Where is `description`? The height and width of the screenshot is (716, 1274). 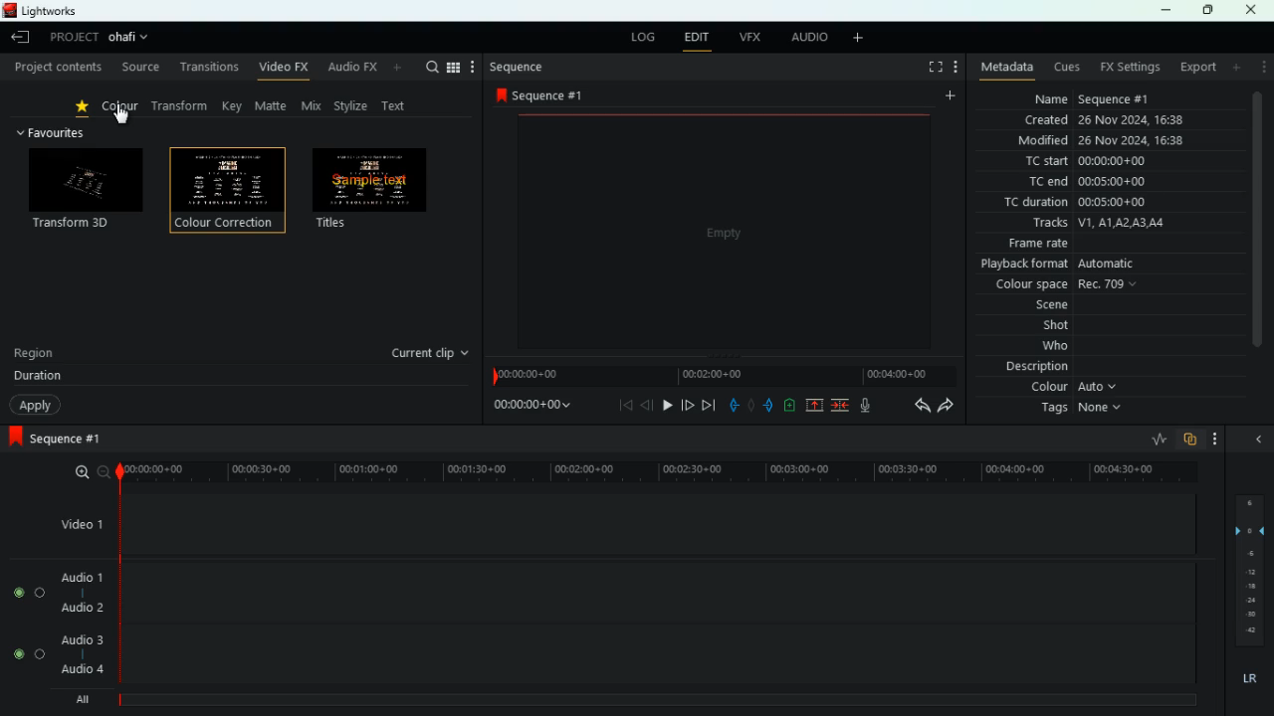 description is located at coordinates (1035, 369).